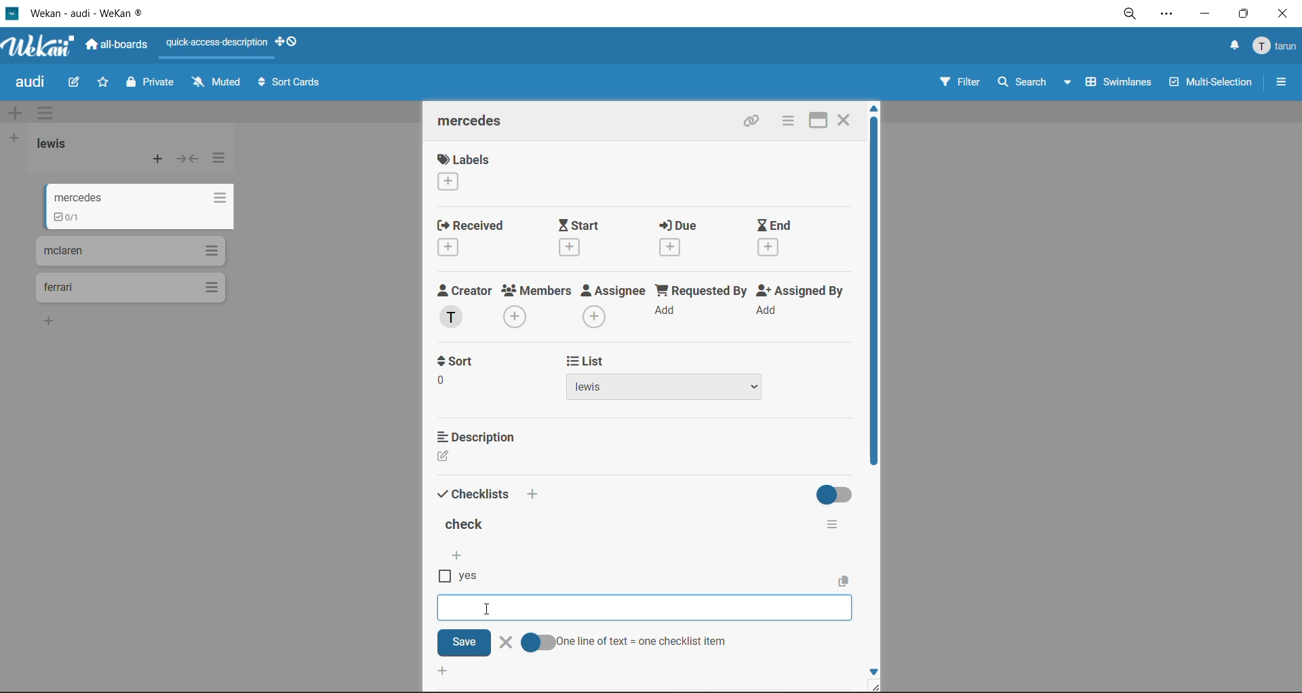 Image resolution: width=1302 pixels, height=693 pixels. What do you see at coordinates (476, 123) in the screenshot?
I see `card title` at bounding box center [476, 123].